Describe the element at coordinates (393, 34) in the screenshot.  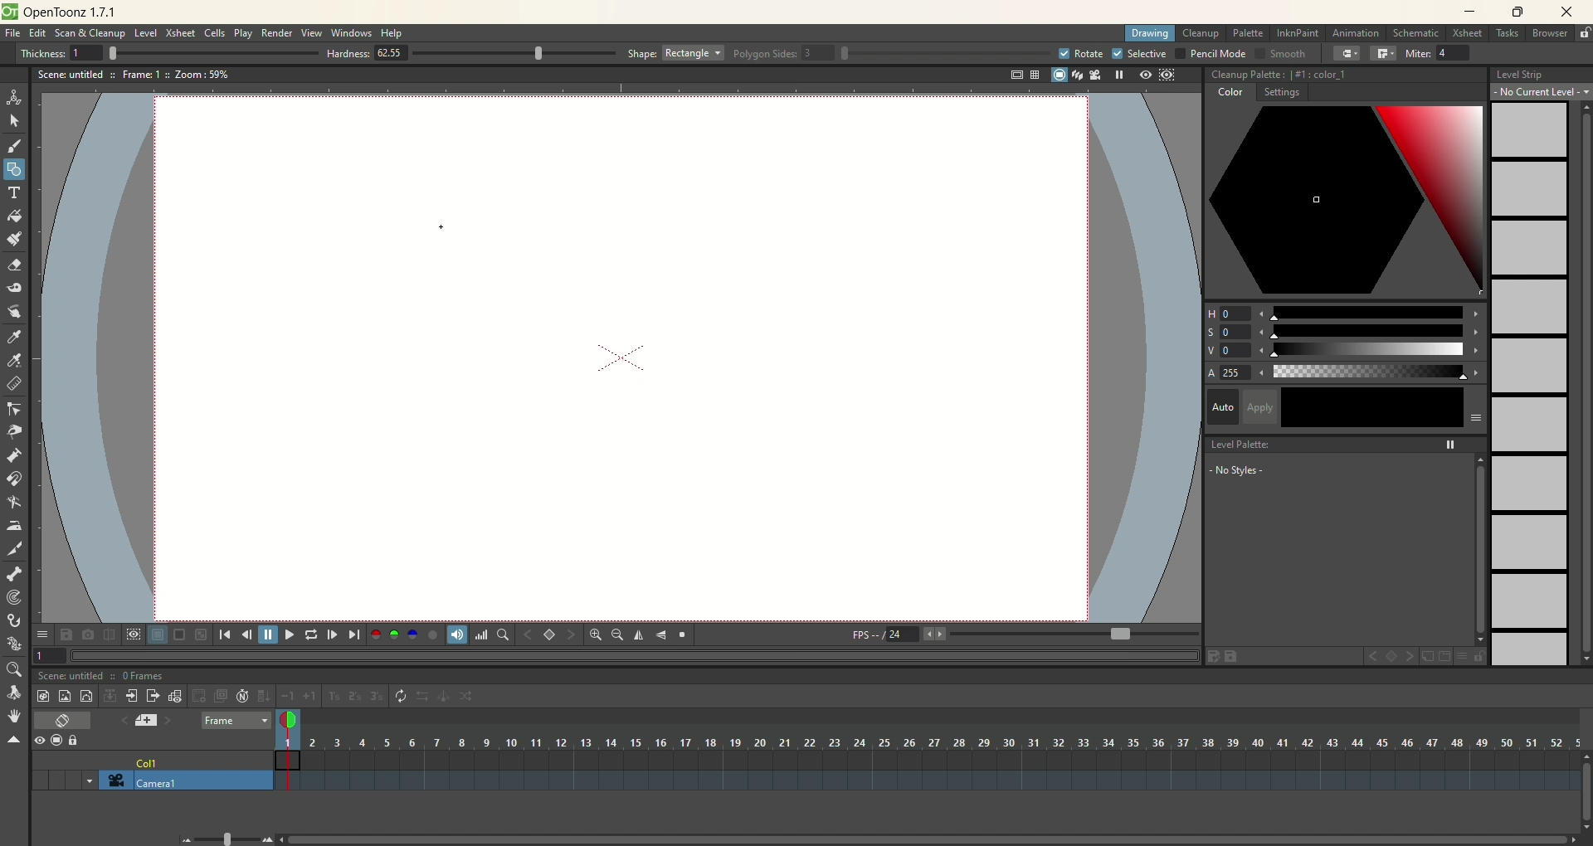
I see `help` at that location.